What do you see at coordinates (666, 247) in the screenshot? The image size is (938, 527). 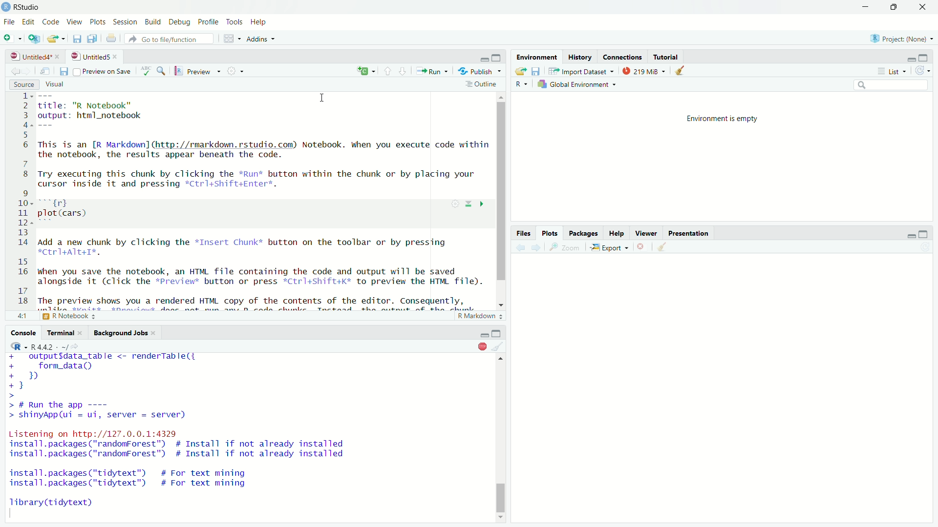 I see `Clear all plots` at bounding box center [666, 247].